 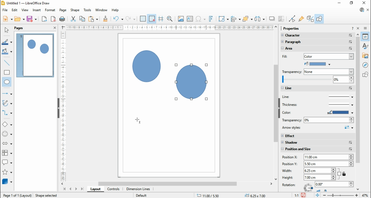 What do you see at coordinates (329, 164) in the screenshot?
I see `2.50cm ` at bounding box center [329, 164].